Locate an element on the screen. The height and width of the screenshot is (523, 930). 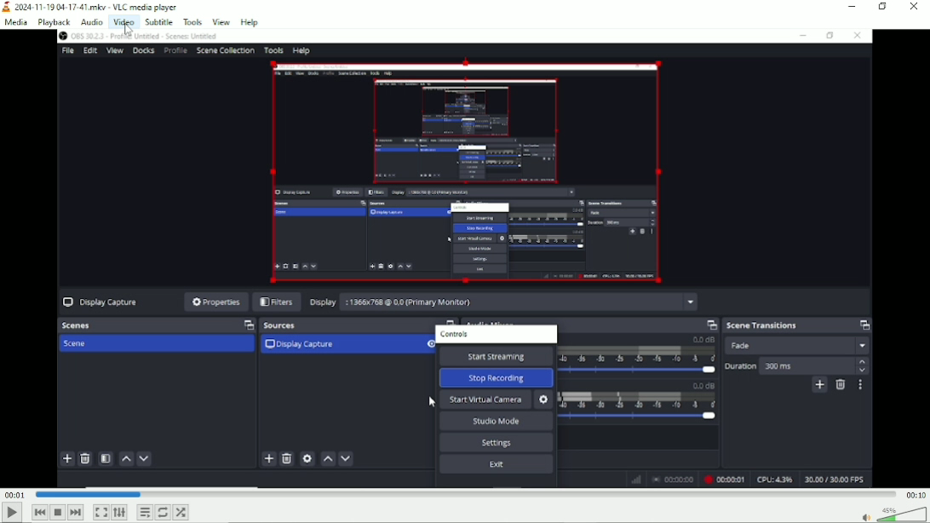
Audio is located at coordinates (92, 22).